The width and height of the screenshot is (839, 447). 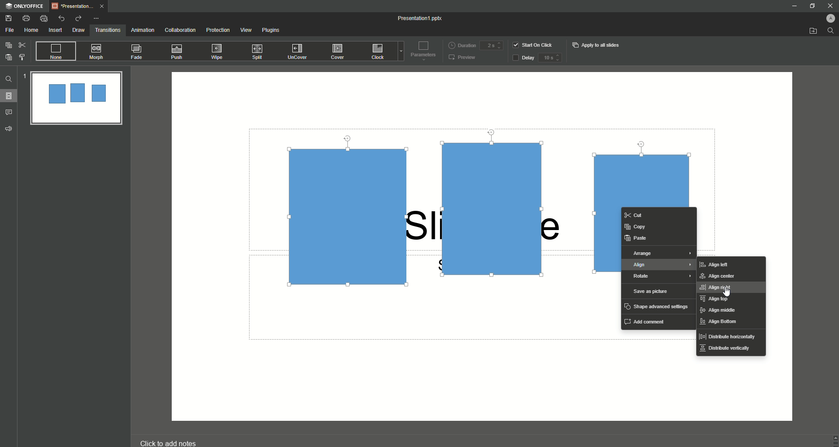 What do you see at coordinates (11, 96) in the screenshot?
I see `Slides` at bounding box center [11, 96].